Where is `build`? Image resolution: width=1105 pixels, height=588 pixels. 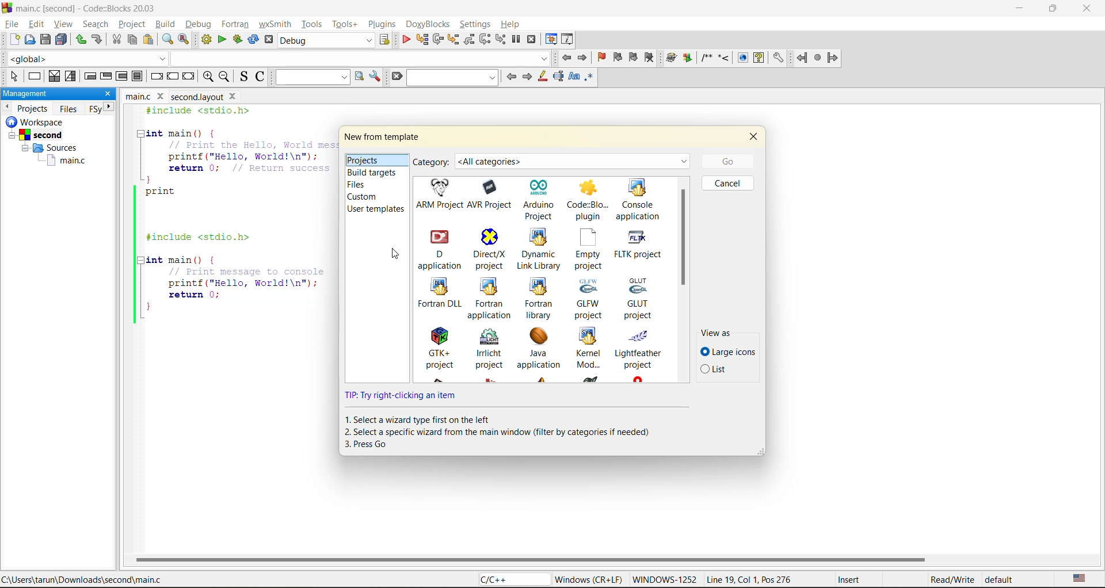 build is located at coordinates (205, 39).